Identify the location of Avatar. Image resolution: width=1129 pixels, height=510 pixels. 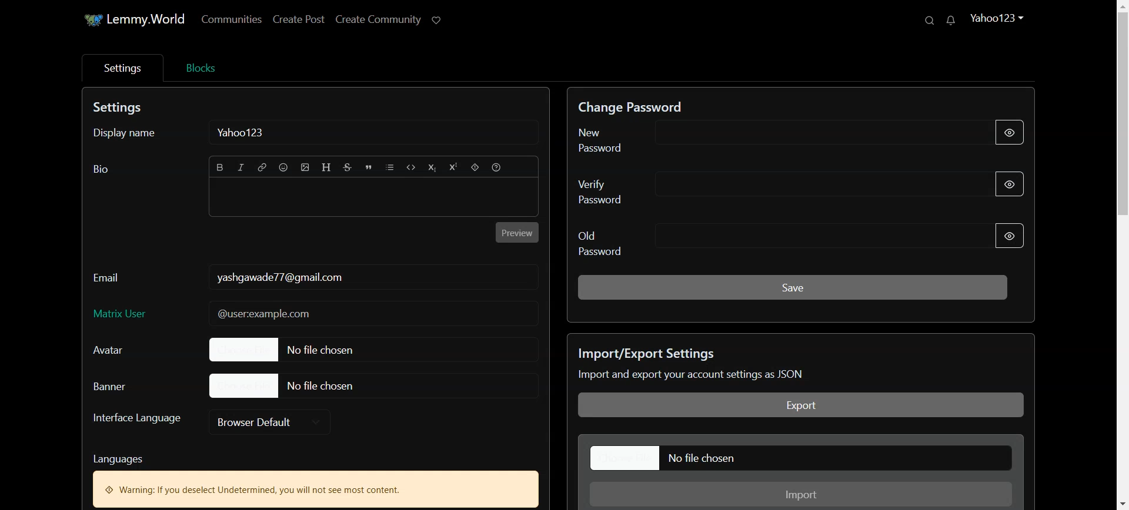
(121, 350).